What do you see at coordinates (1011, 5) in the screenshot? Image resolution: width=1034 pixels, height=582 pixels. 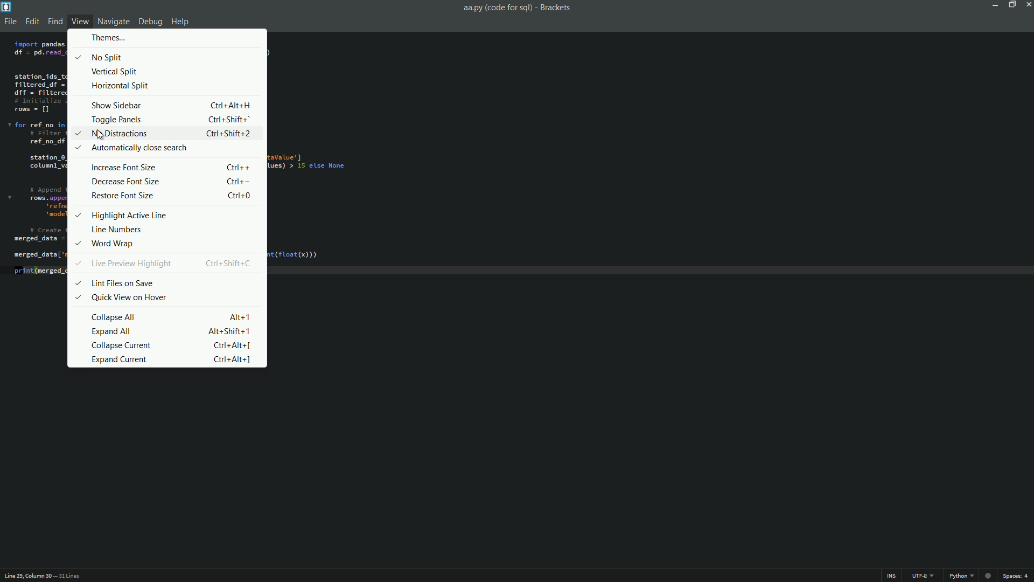 I see `maximize button` at bounding box center [1011, 5].